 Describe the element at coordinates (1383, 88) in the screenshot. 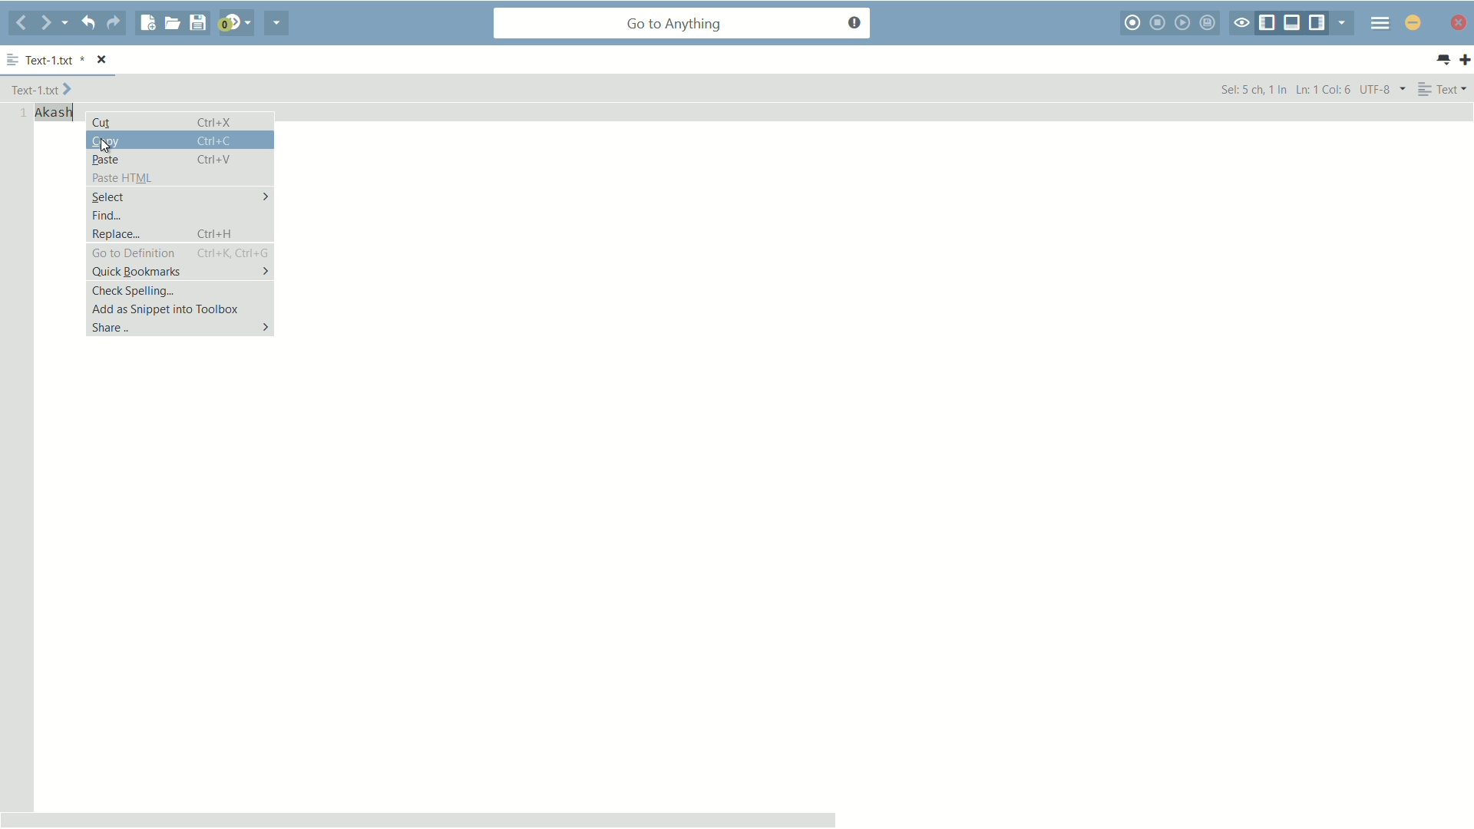

I see `line encoding` at that location.